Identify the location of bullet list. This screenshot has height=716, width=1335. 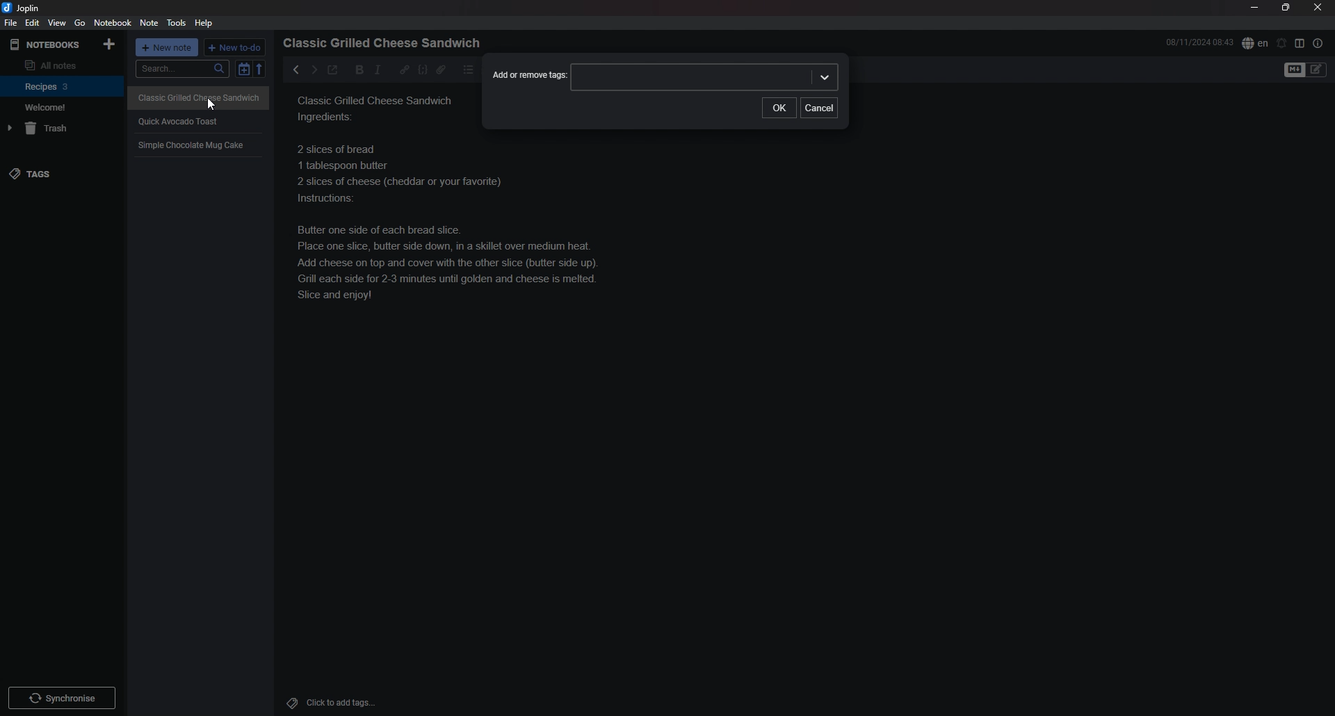
(469, 70).